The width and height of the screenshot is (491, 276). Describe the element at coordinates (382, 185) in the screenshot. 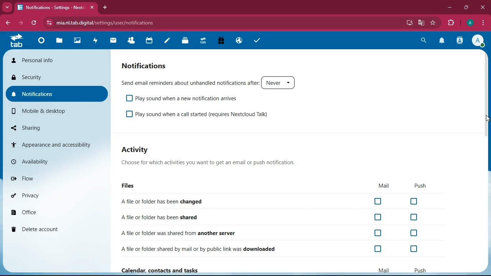

I see `mail` at that location.